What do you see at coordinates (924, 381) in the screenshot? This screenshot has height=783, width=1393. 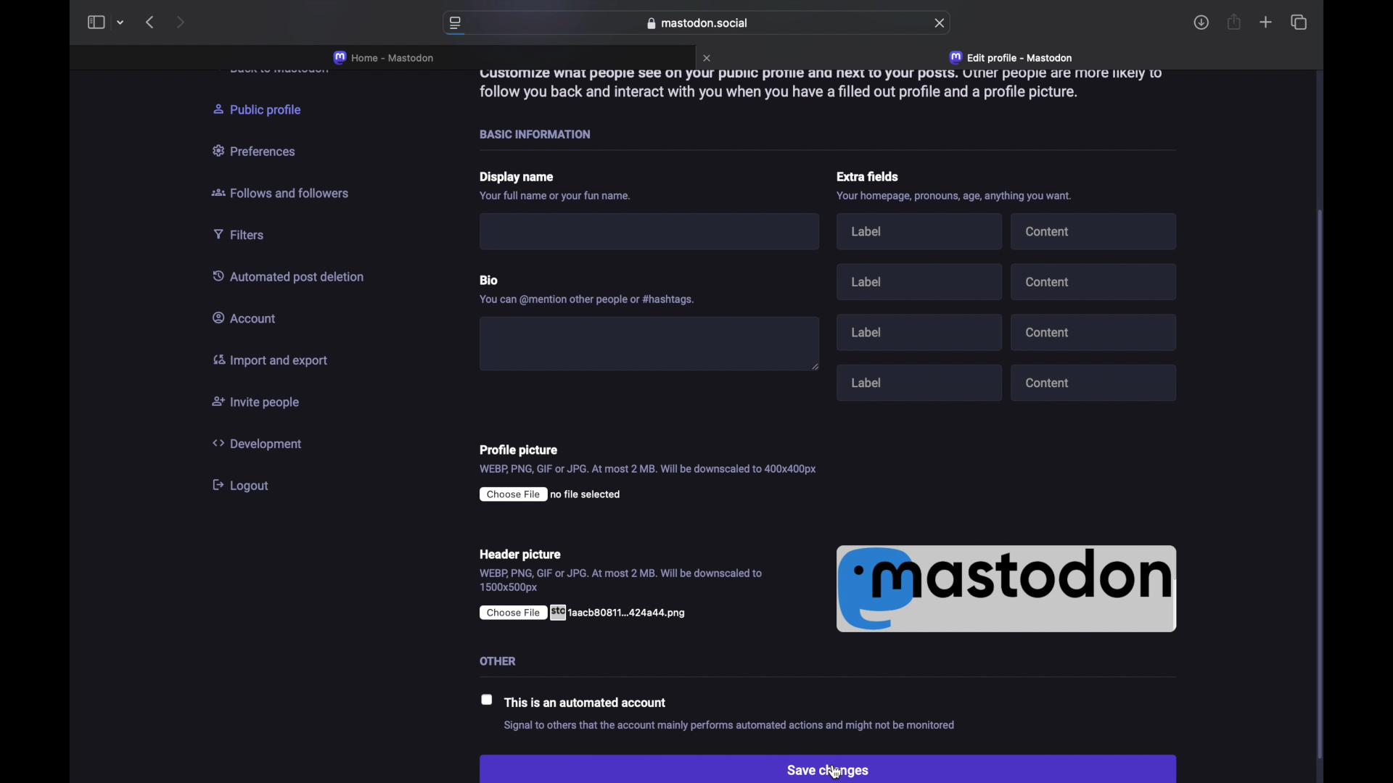 I see `label` at bounding box center [924, 381].